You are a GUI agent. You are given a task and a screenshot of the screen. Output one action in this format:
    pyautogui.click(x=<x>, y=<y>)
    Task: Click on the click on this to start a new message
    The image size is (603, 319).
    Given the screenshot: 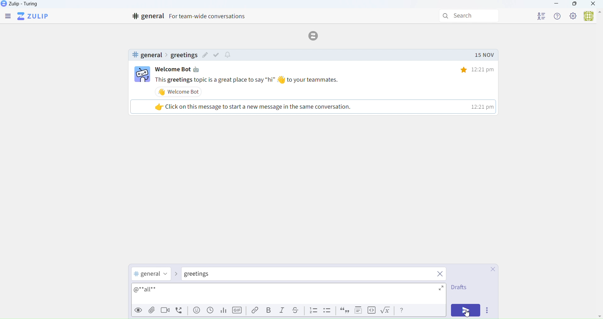 What is the action you would take?
    pyautogui.click(x=312, y=106)
    